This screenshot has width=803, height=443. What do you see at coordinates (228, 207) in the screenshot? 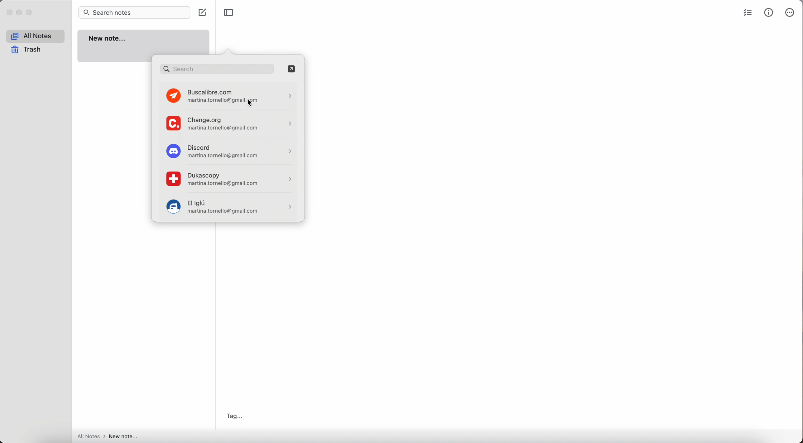
I see `El iglú` at bounding box center [228, 207].